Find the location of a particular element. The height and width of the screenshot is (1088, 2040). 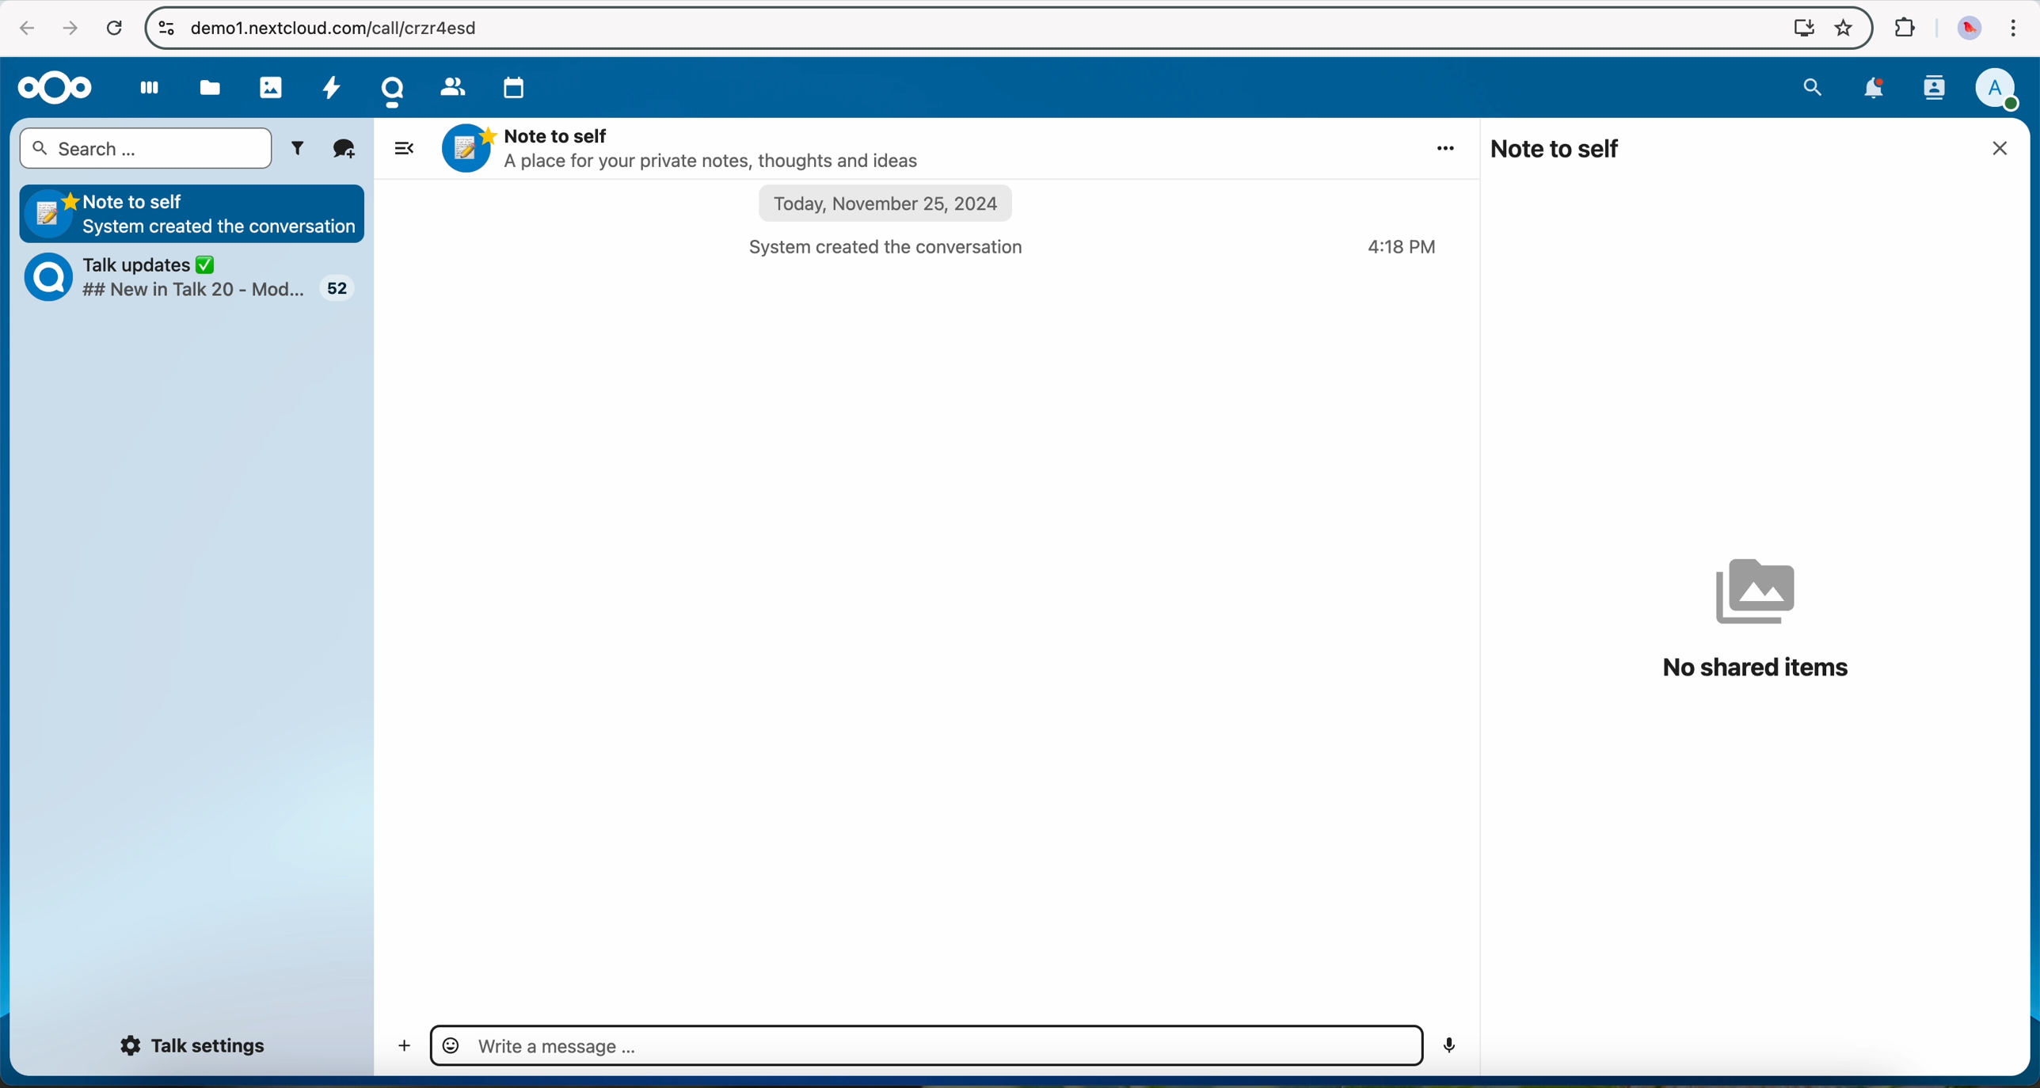

search bar is located at coordinates (145, 149).